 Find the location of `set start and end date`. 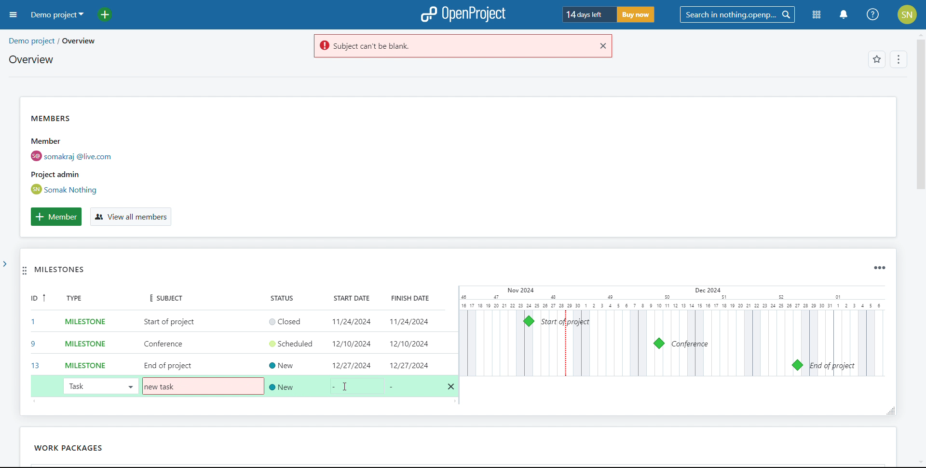

set start and end date is located at coordinates (395, 343).